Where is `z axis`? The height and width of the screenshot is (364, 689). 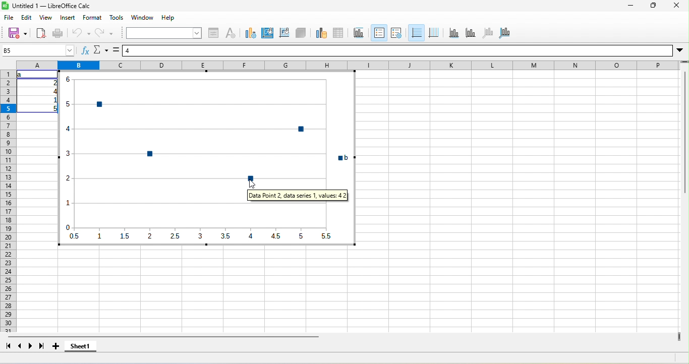 z axis is located at coordinates (488, 34).